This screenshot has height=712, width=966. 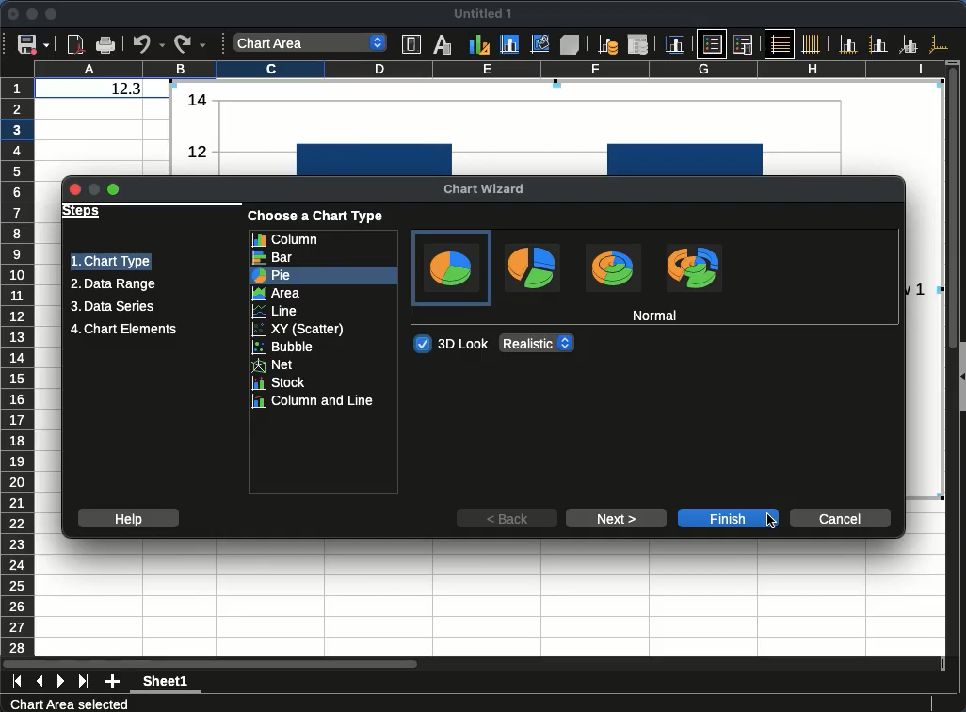 I want to click on steps, so click(x=82, y=212).